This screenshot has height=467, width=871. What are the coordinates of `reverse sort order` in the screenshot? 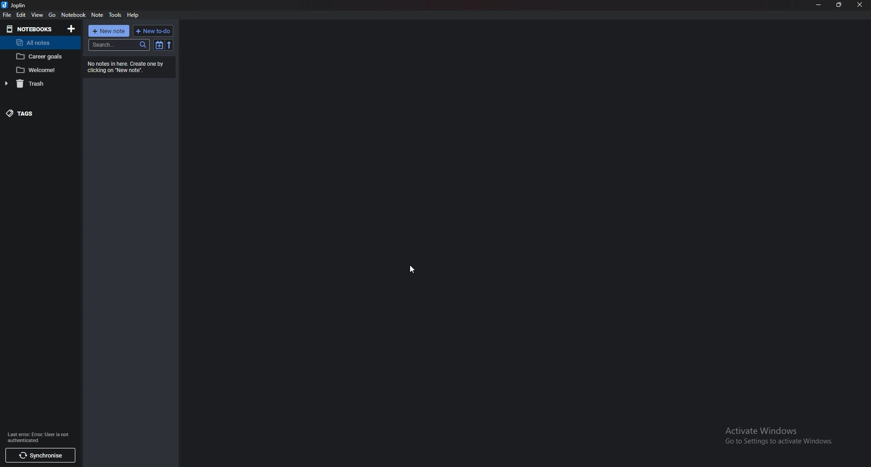 It's located at (169, 45).